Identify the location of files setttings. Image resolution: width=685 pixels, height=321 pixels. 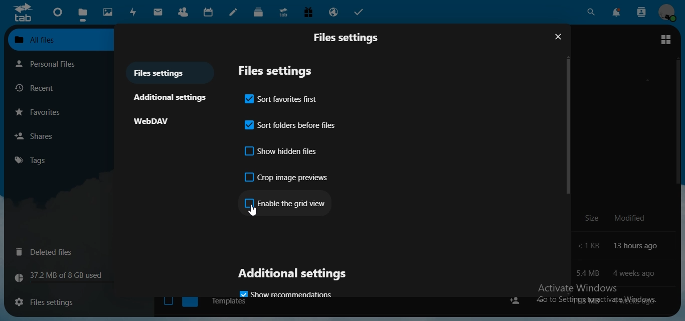
(282, 71).